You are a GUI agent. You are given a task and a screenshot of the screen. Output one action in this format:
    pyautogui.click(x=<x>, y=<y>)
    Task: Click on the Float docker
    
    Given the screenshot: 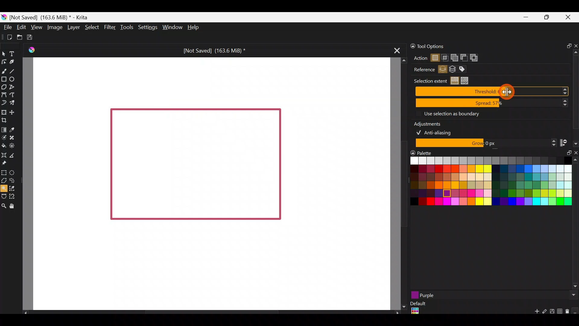 What is the action you would take?
    pyautogui.click(x=566, y=155)
    